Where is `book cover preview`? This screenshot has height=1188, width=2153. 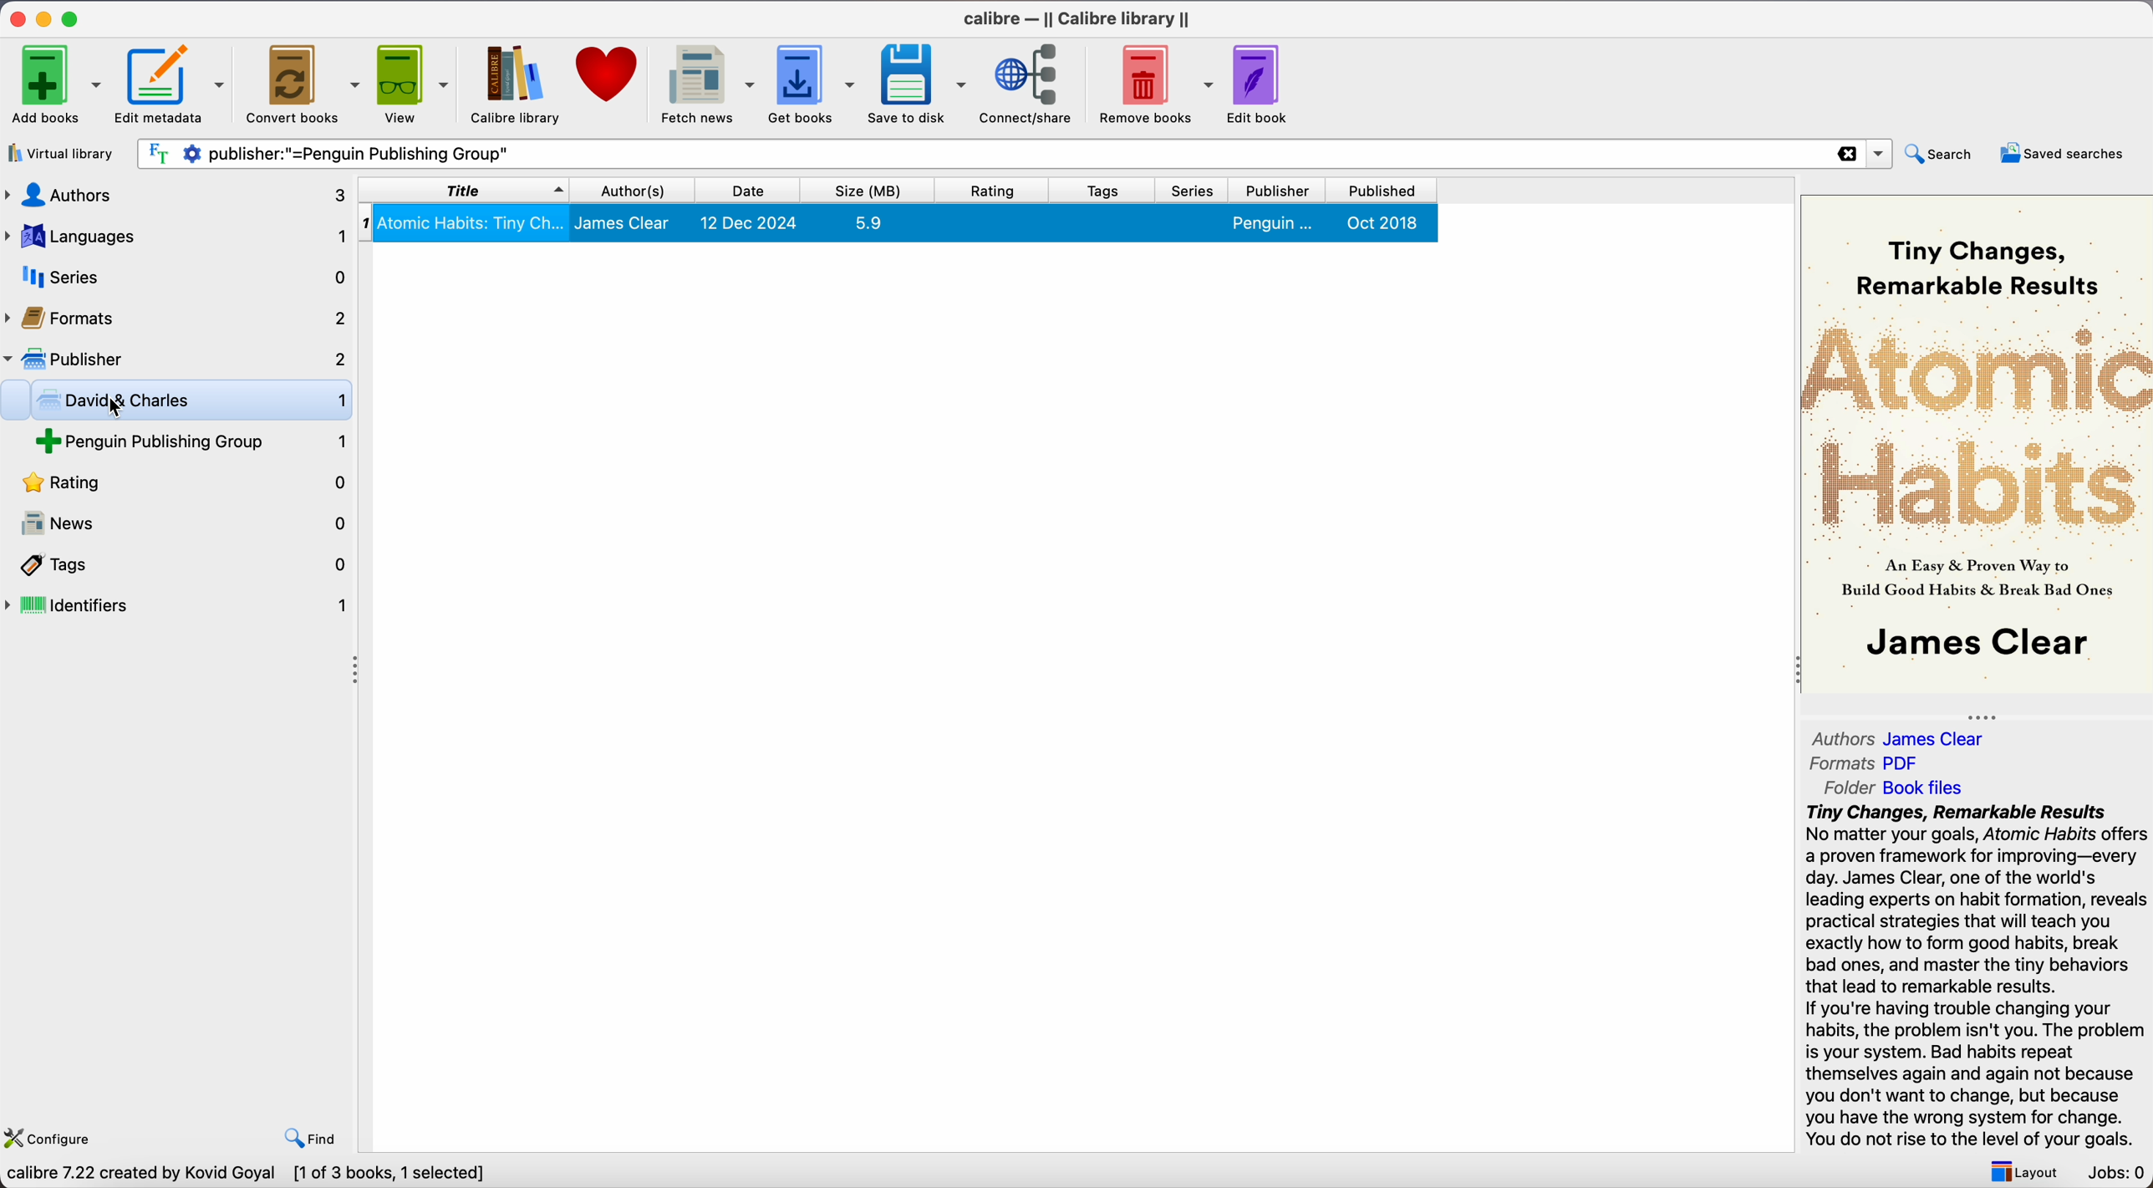
book cover preview is located at coordinates (1977, 446).